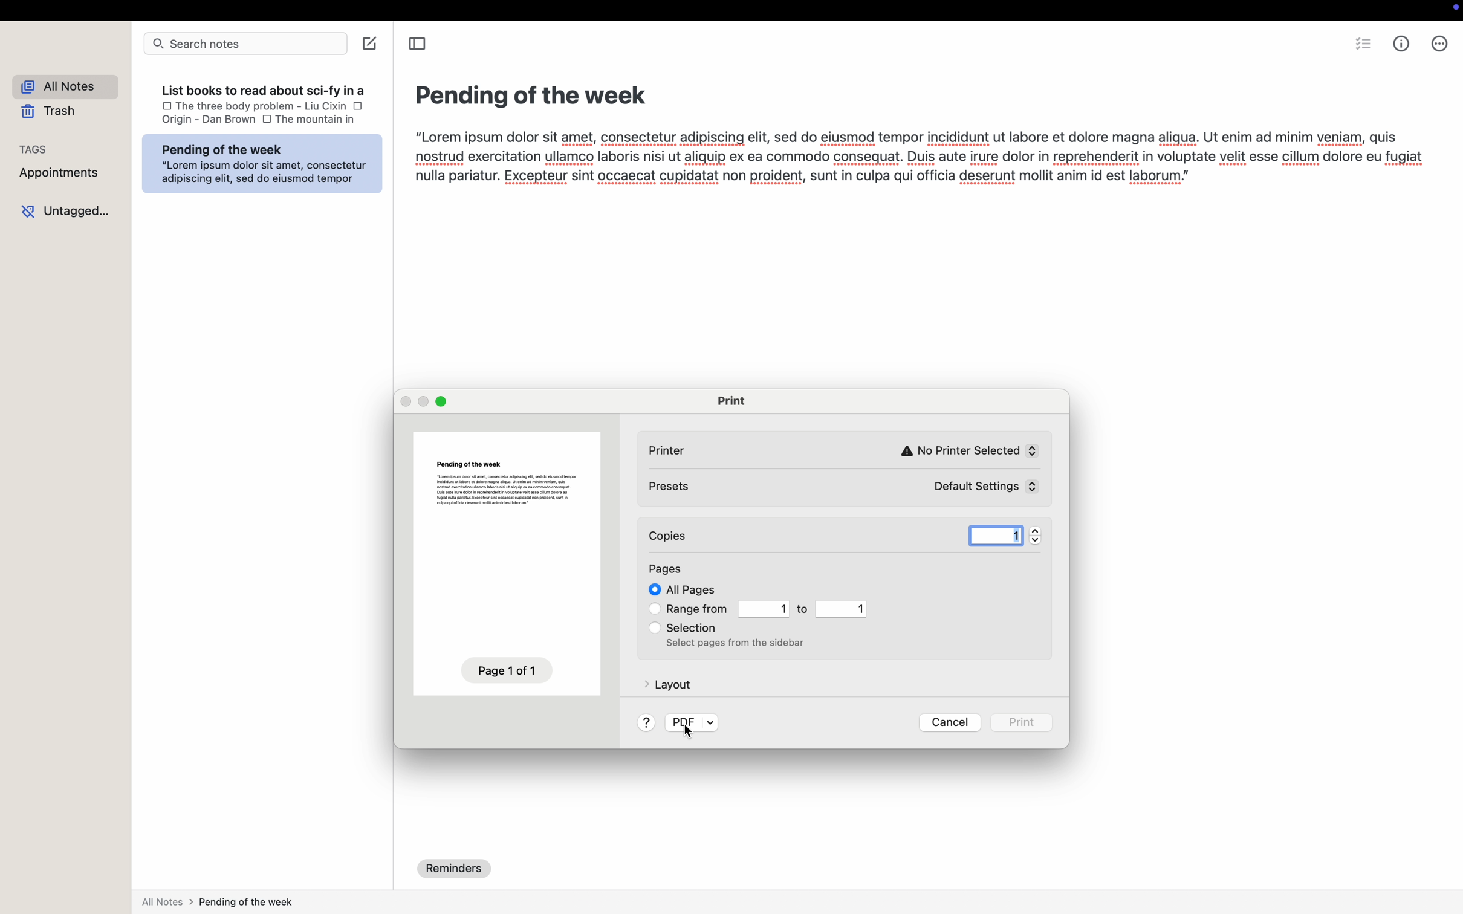 The height and width of the screenshot is (914, 1463). Describe the element at coordinates (427, 401) in the screenshot. I see `minimize popup` at that location.